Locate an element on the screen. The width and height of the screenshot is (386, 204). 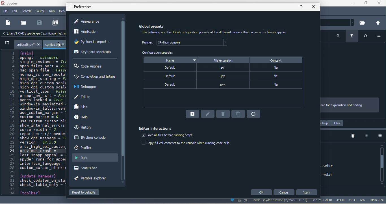
help is located at coordinates (83, 116).